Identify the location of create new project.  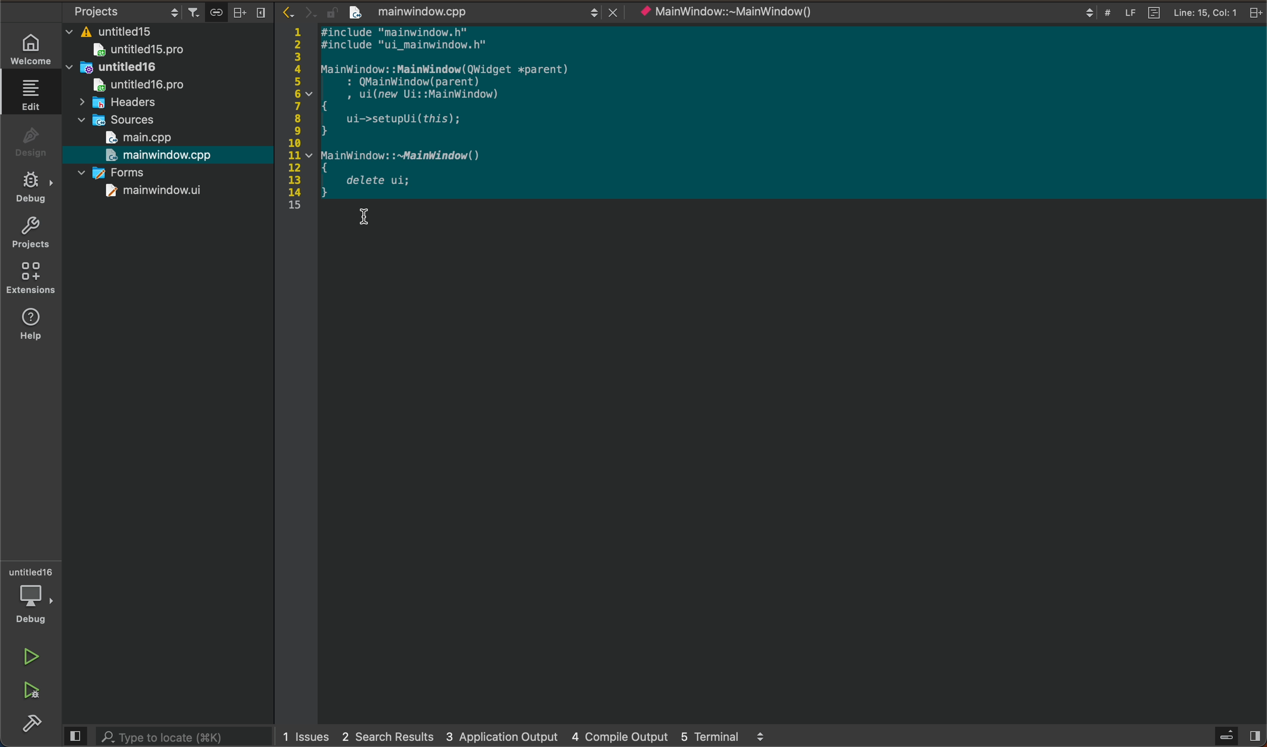
(356, 12).